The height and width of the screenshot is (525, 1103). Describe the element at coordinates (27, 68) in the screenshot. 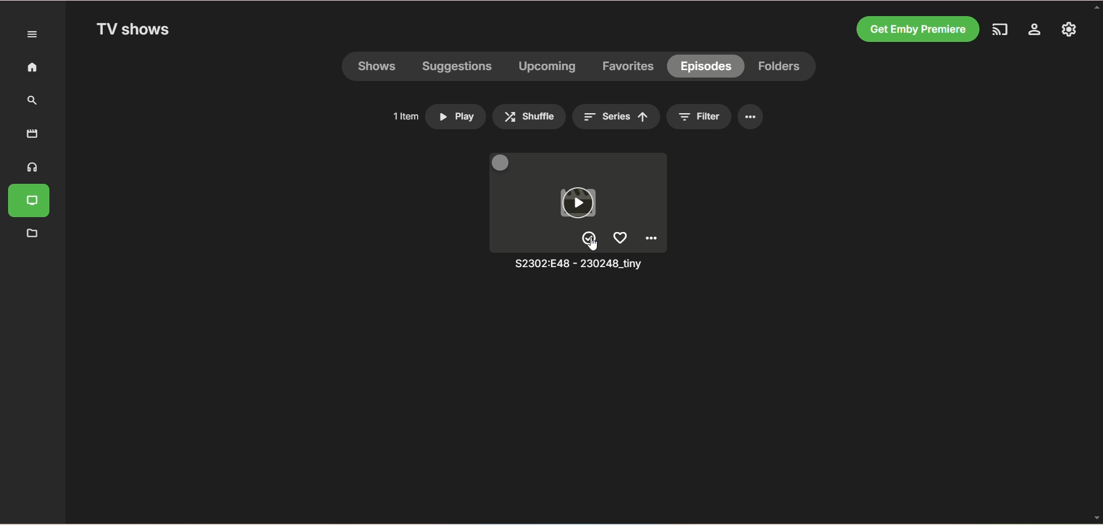

I see `home` at that location.